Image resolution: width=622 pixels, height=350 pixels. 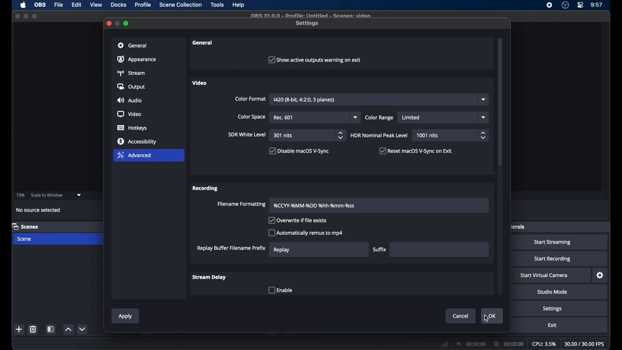 What do you see at coordinates (34, 17) in the screenshot?
I see `maximize` at bounding box center [34, 17].